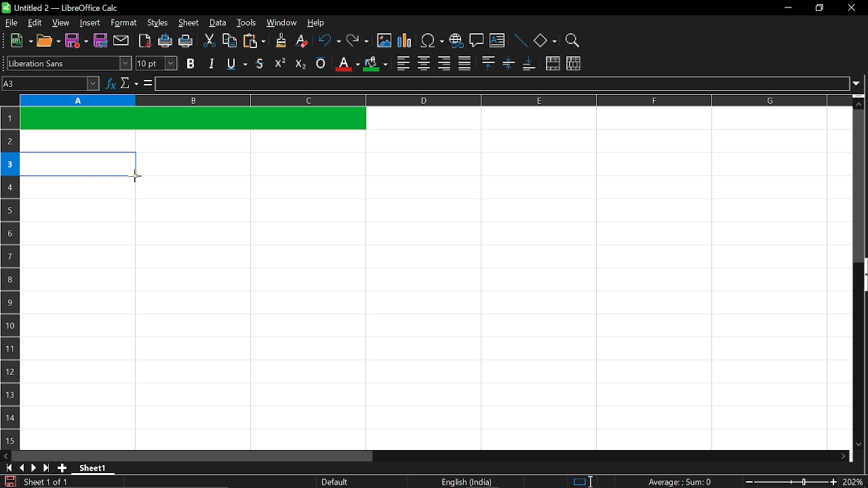  I want to click on insert chart, so click(406, 41).